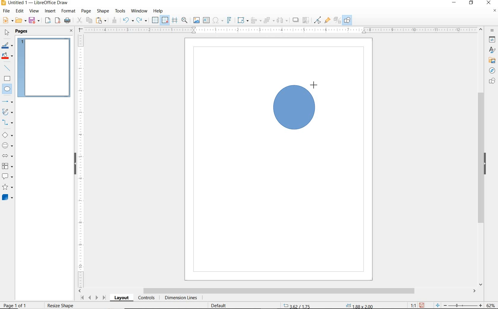  Describe the element at coordinates (221, 305) in the screenshot. I see `DEFAULT` at that location.